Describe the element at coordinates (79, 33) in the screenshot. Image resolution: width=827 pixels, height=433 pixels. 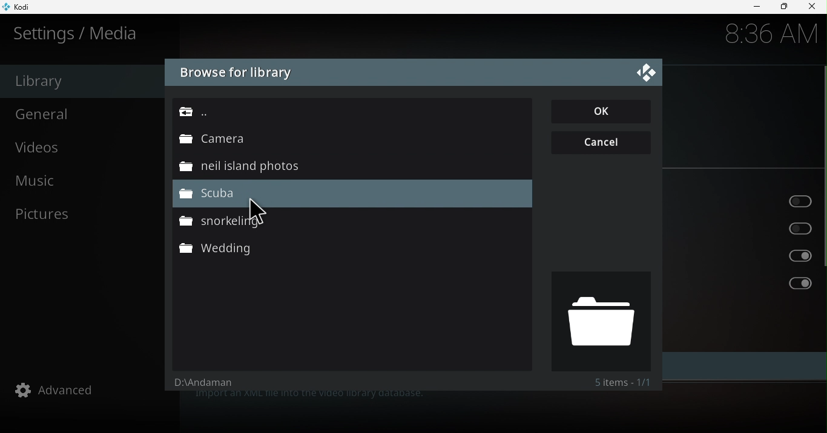
I see `Settings/media` at that location.